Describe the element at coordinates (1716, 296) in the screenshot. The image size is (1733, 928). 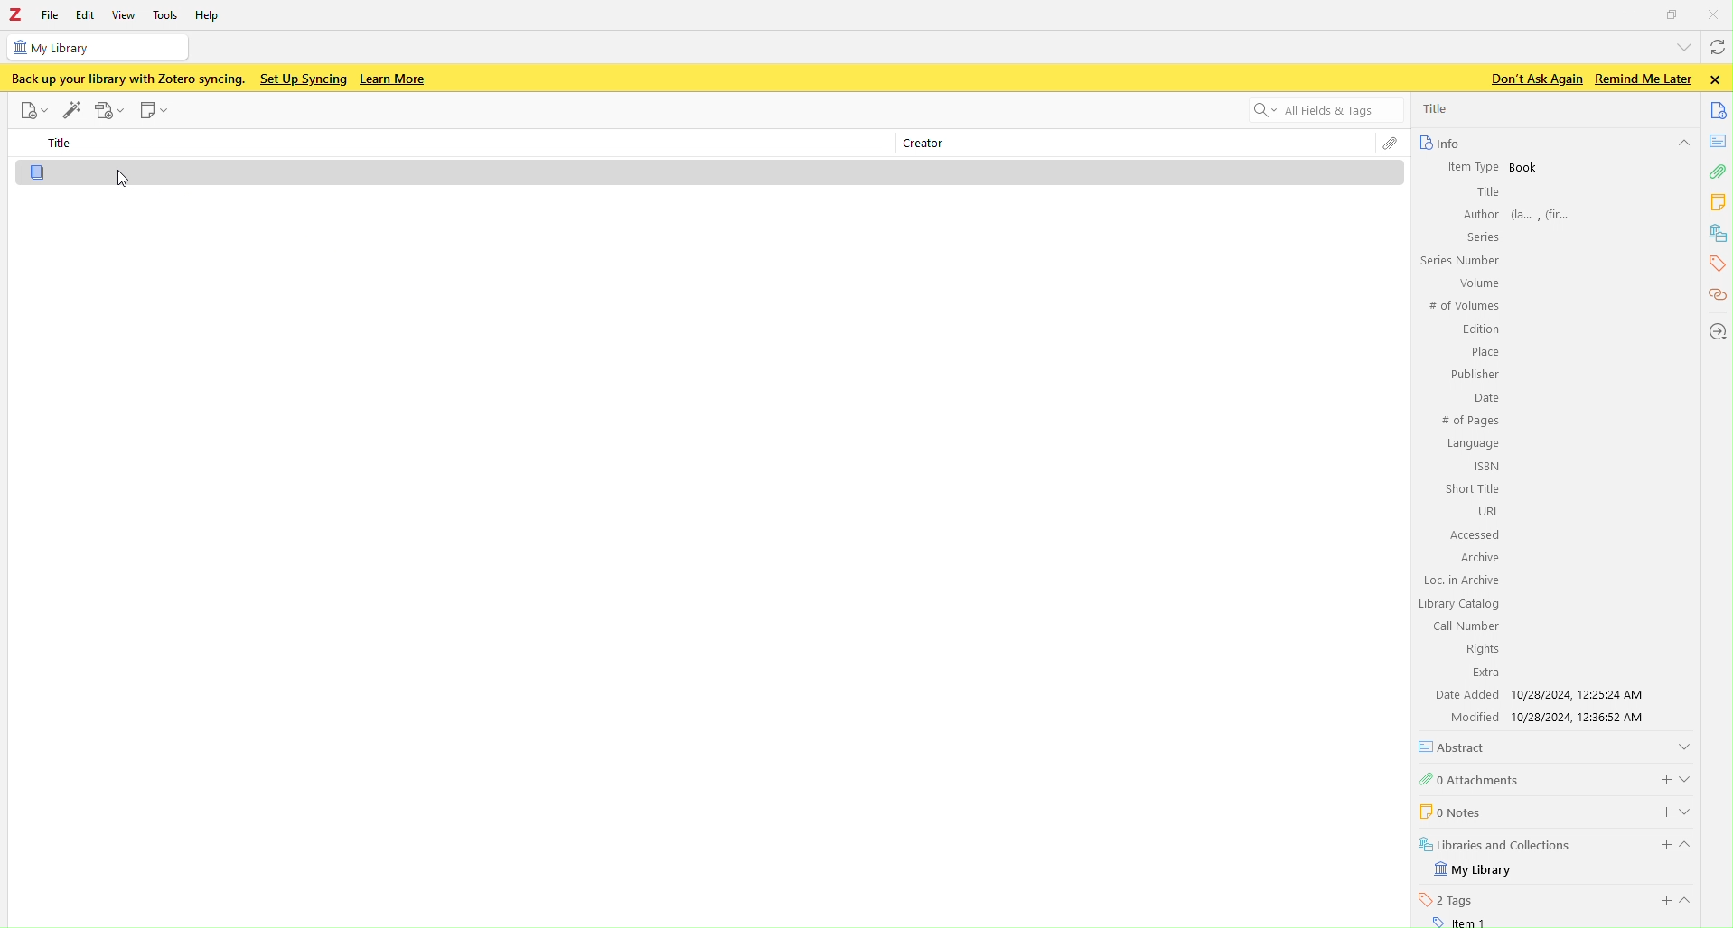
I see `citations` at that location.